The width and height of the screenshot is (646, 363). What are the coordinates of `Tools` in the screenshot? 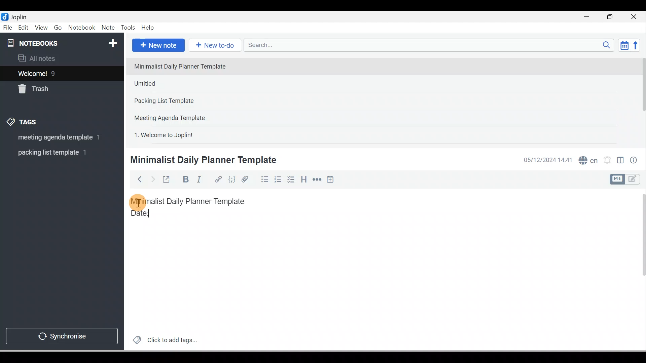 It's located at (128, 28).